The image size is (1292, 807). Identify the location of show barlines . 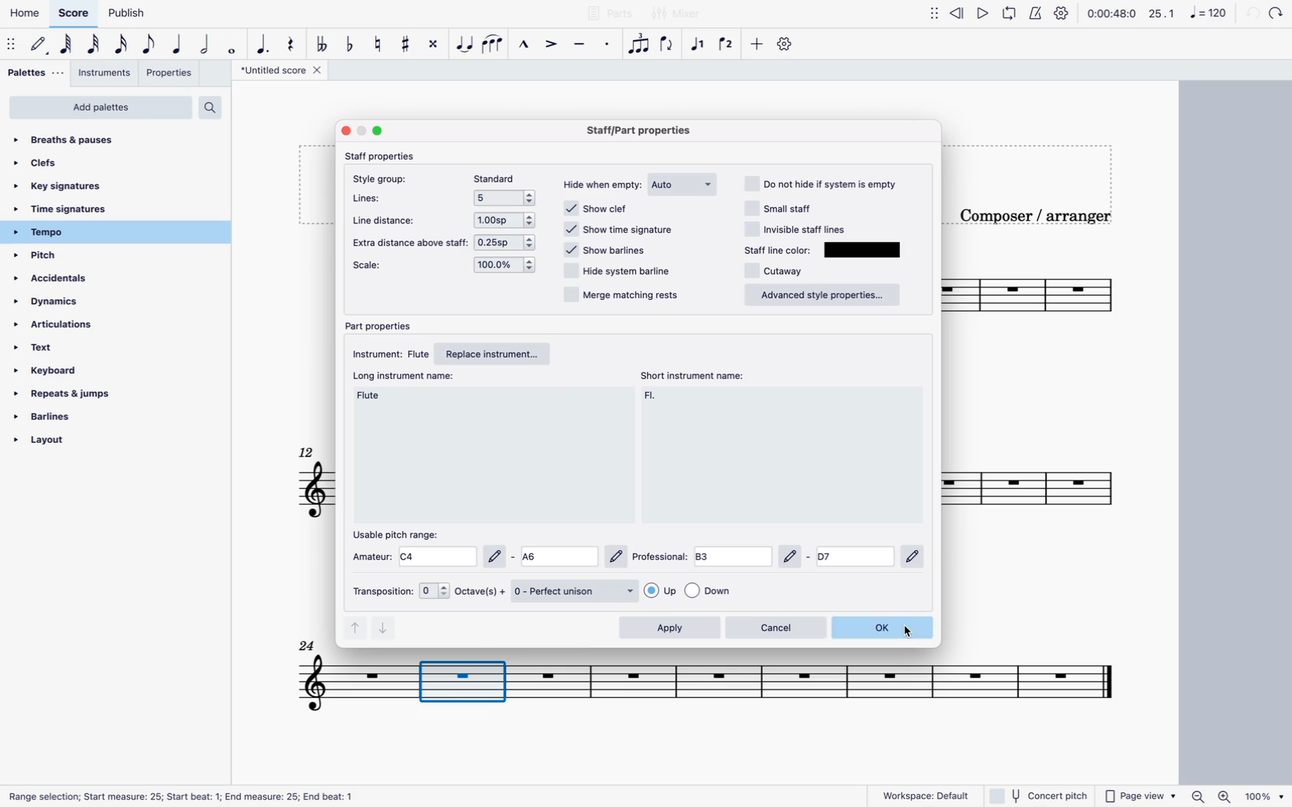
(611, 248).